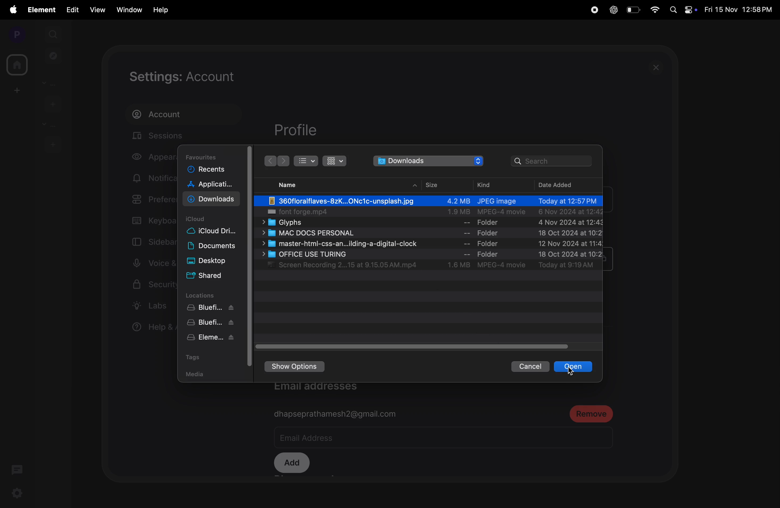 The width and height of the screenshot is (780, 508). What do you see at coordinates (48, 125) in the screenshot?
I see `rooms` at bounding box center [48, 125].